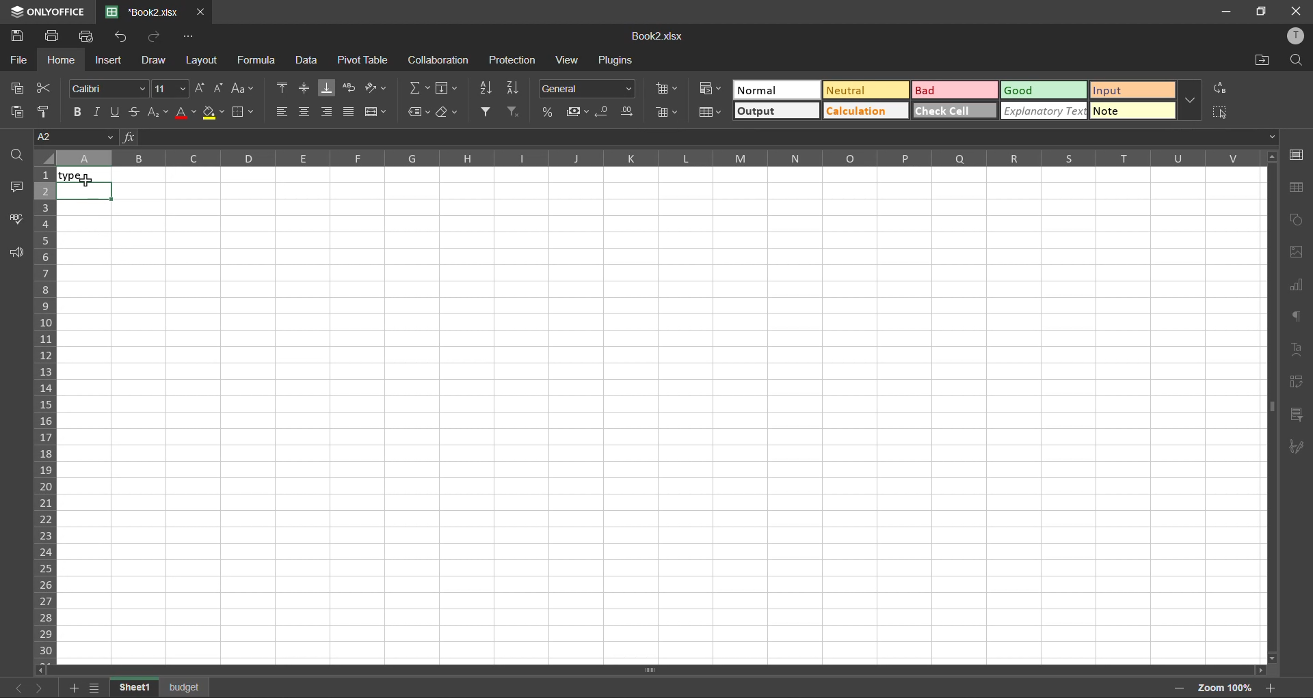 This screenshot has height=698, width=1313. What do you see at coordinates (378, 111) in the screenshot?
I see `merge and center` at bounding box center [378, 111].